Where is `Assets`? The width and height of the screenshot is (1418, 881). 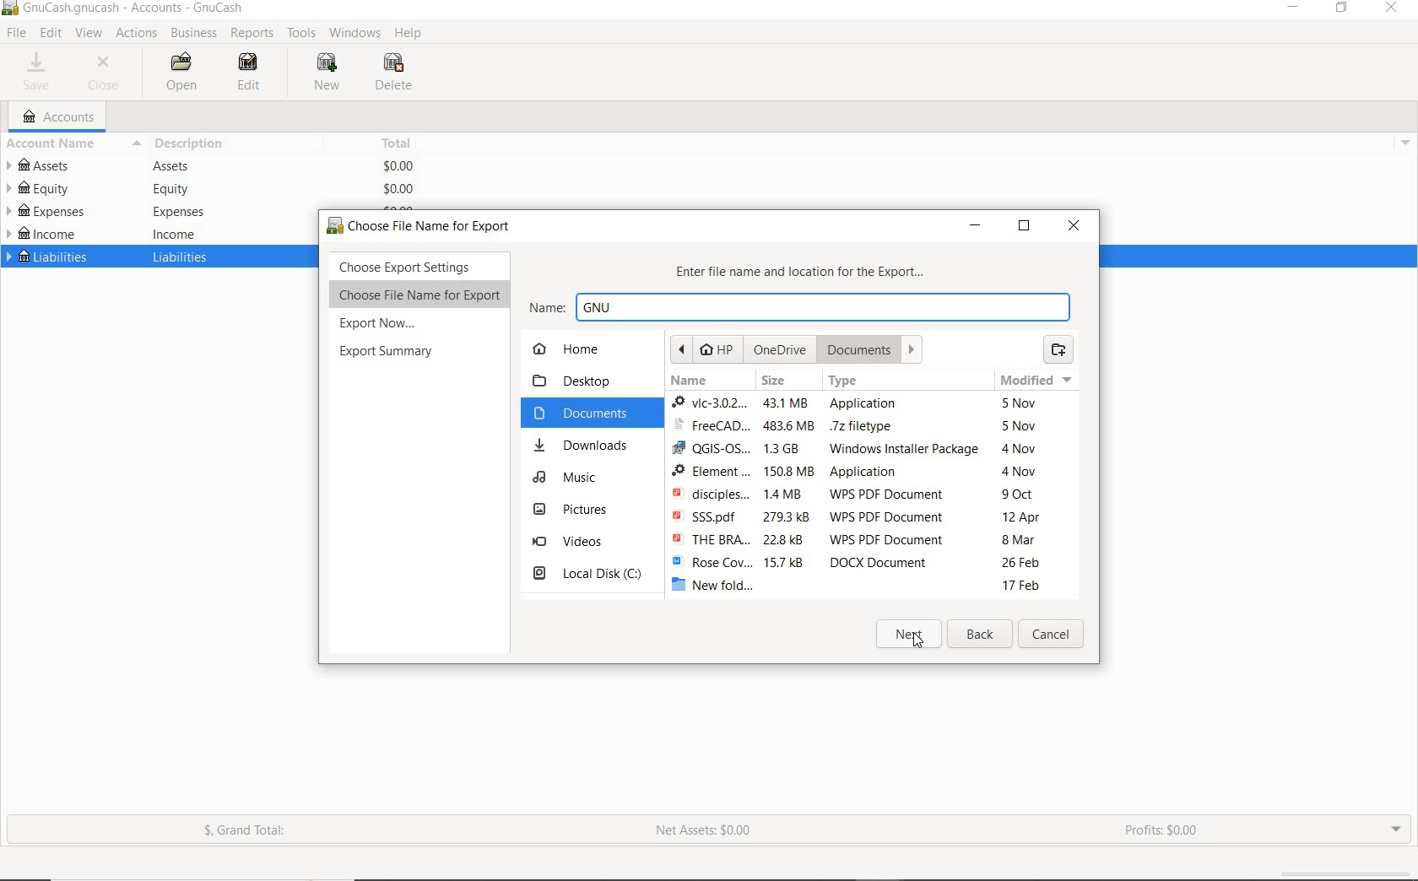
Assets is located at coordinates (173, 165).